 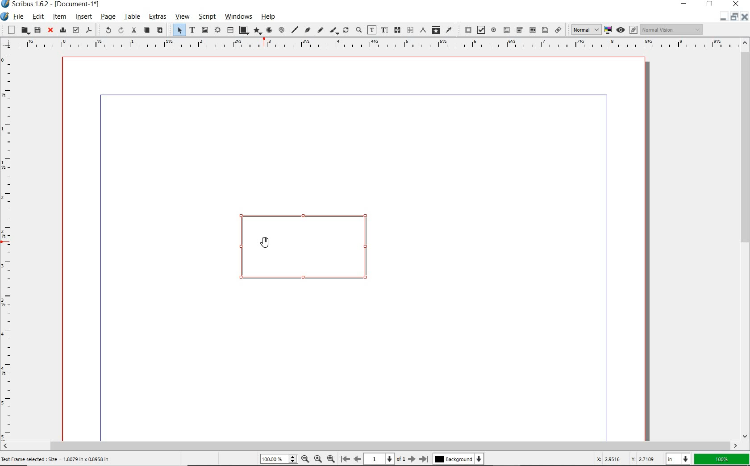 What do you see at coordinates (132, 17) in the screenshot?
I see `table` at bounding box center [132, 17].